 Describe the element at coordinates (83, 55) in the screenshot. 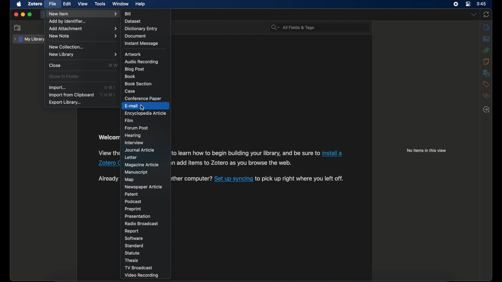

I see `new library` at that location.